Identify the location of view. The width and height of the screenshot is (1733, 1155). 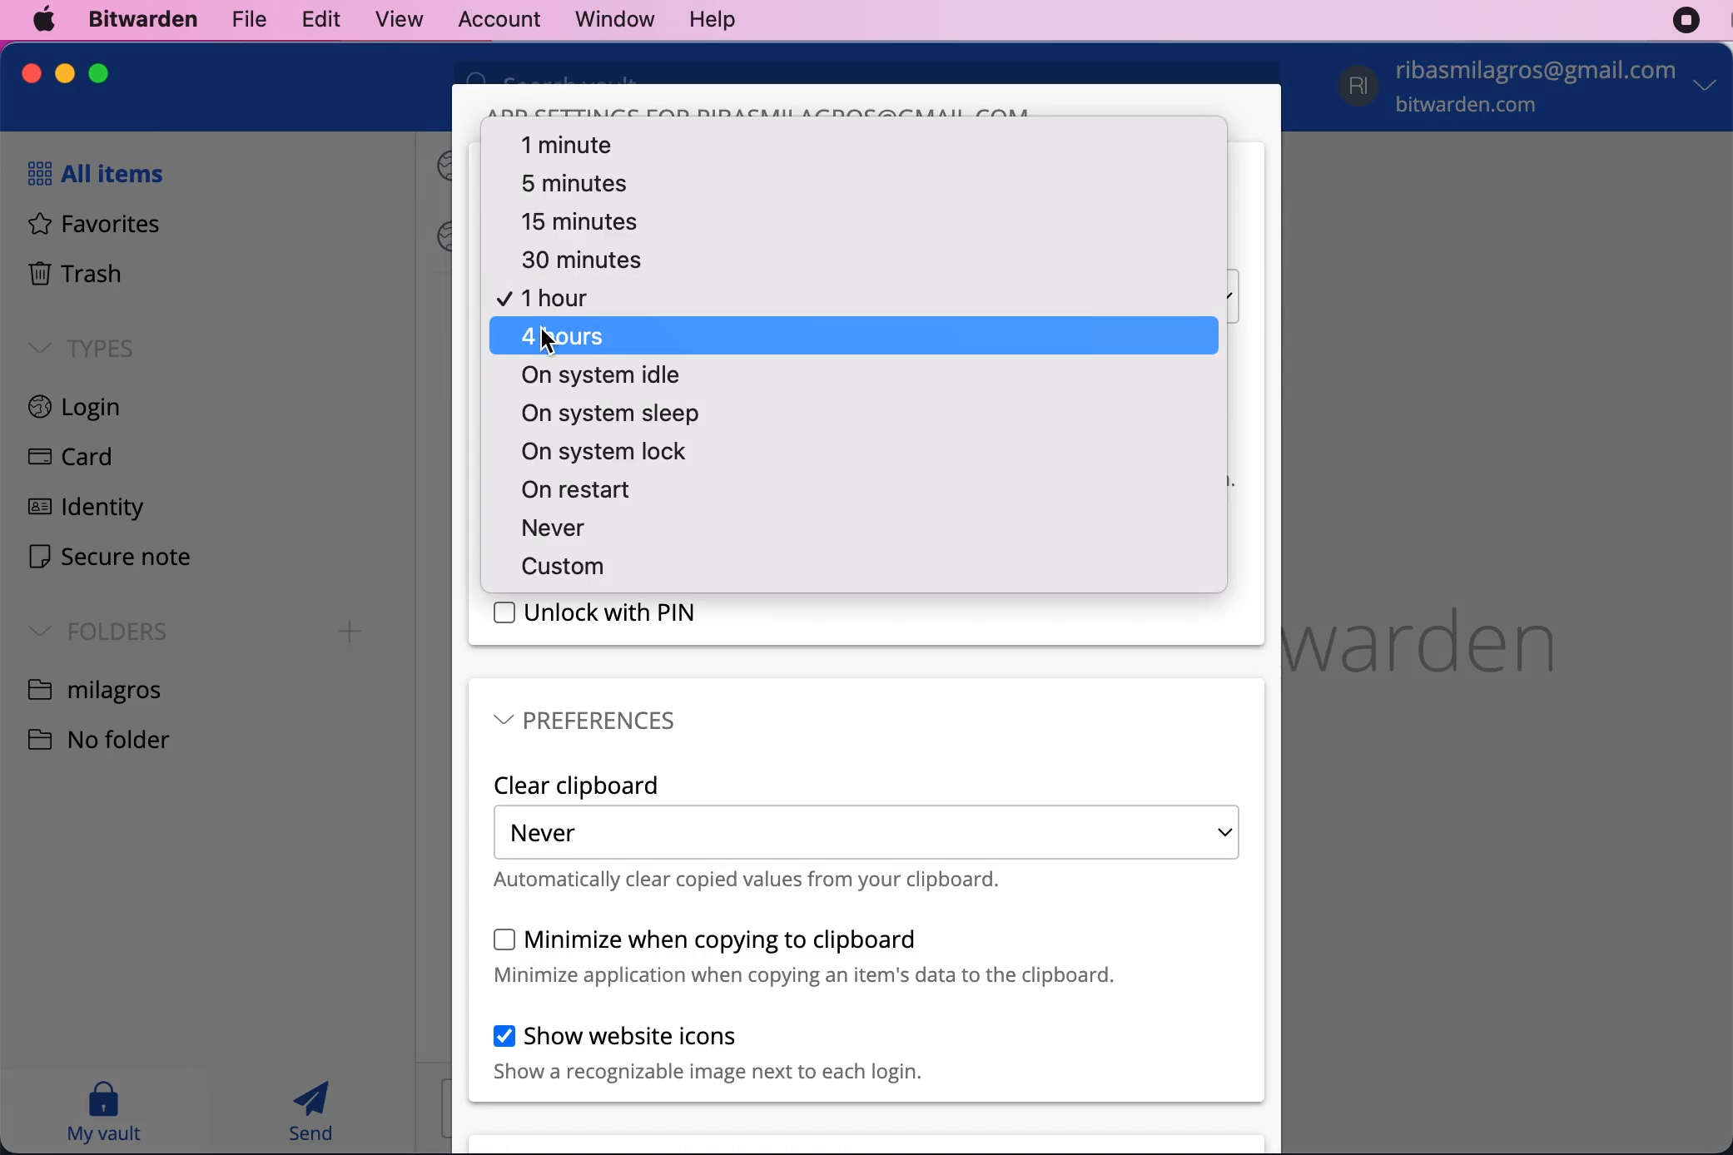
(391, 20).